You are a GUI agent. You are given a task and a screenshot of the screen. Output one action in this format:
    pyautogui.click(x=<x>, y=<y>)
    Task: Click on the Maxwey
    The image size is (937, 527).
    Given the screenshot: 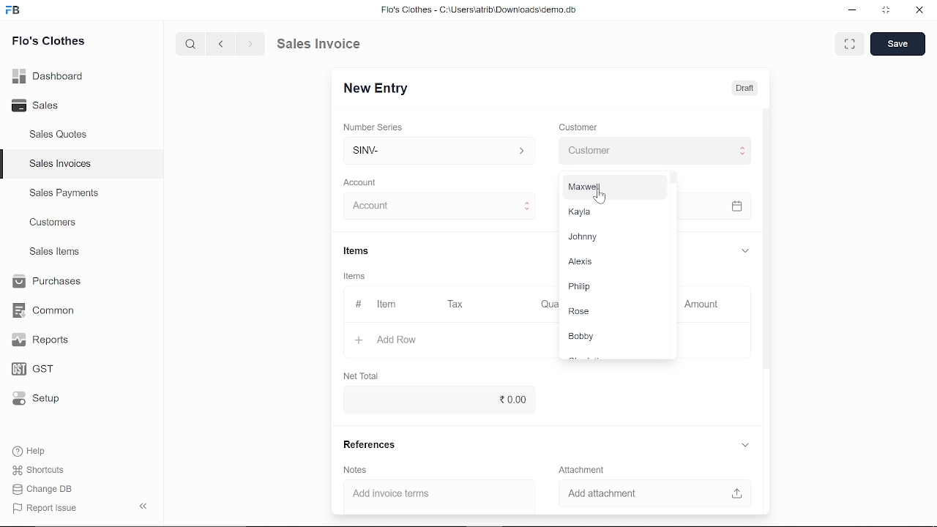 What is the action you would take?
    pyautogui.click(x=608, y=190)
    